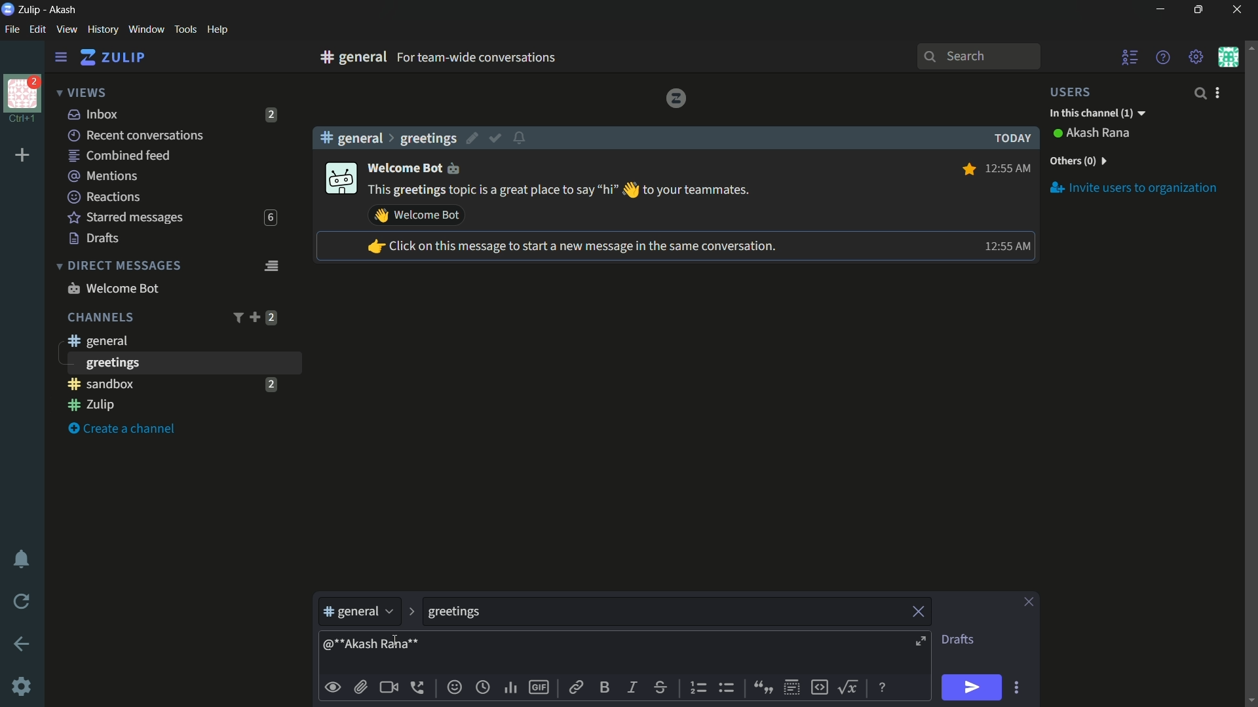 The height and width of the screenshot is (707, 1258). Describe the element at coordinates (560, 190) in the screenshot. I see `This greeting topic is a great place to say hi to your teammates` at that location.